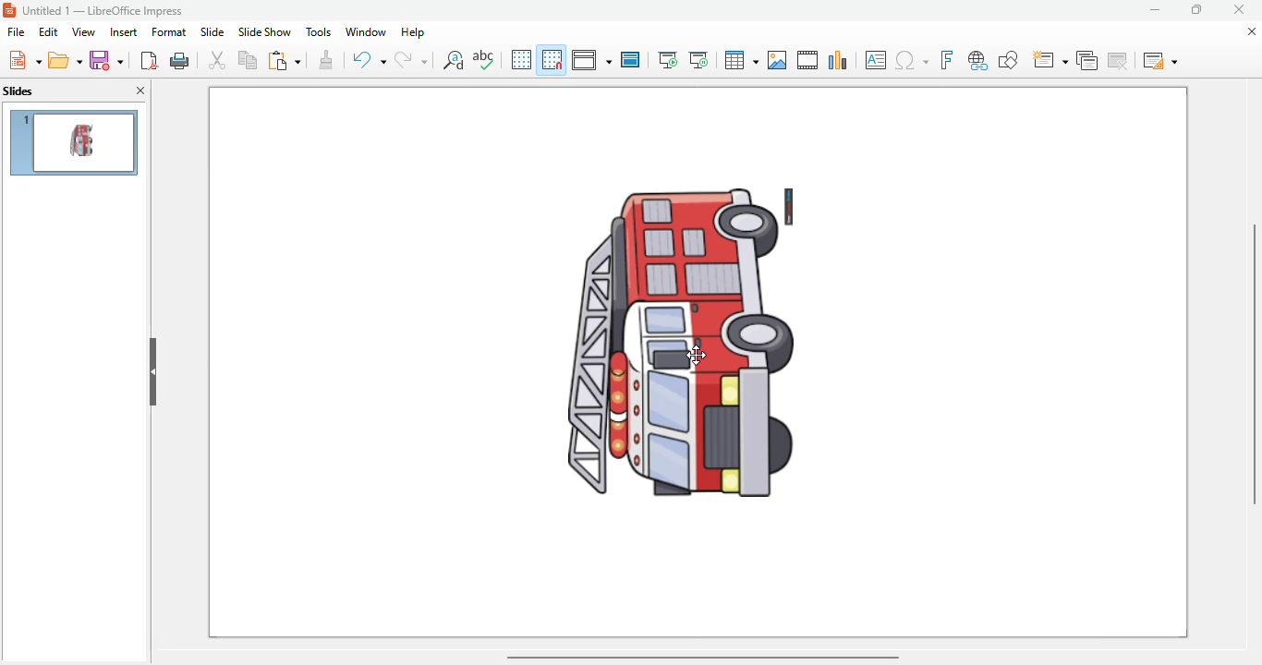 This screenshot has height=665, width=1262. Describe the element at coordinates (875, 60) in the screenshot. I see `insert text box` at that location.